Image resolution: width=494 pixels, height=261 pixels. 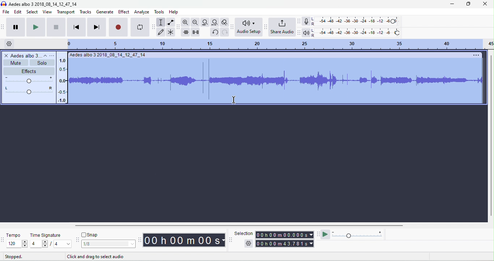 What do you see at coordinates (216, 32) in the screenshot?
I see `undo` at bounding box center [216, 32].